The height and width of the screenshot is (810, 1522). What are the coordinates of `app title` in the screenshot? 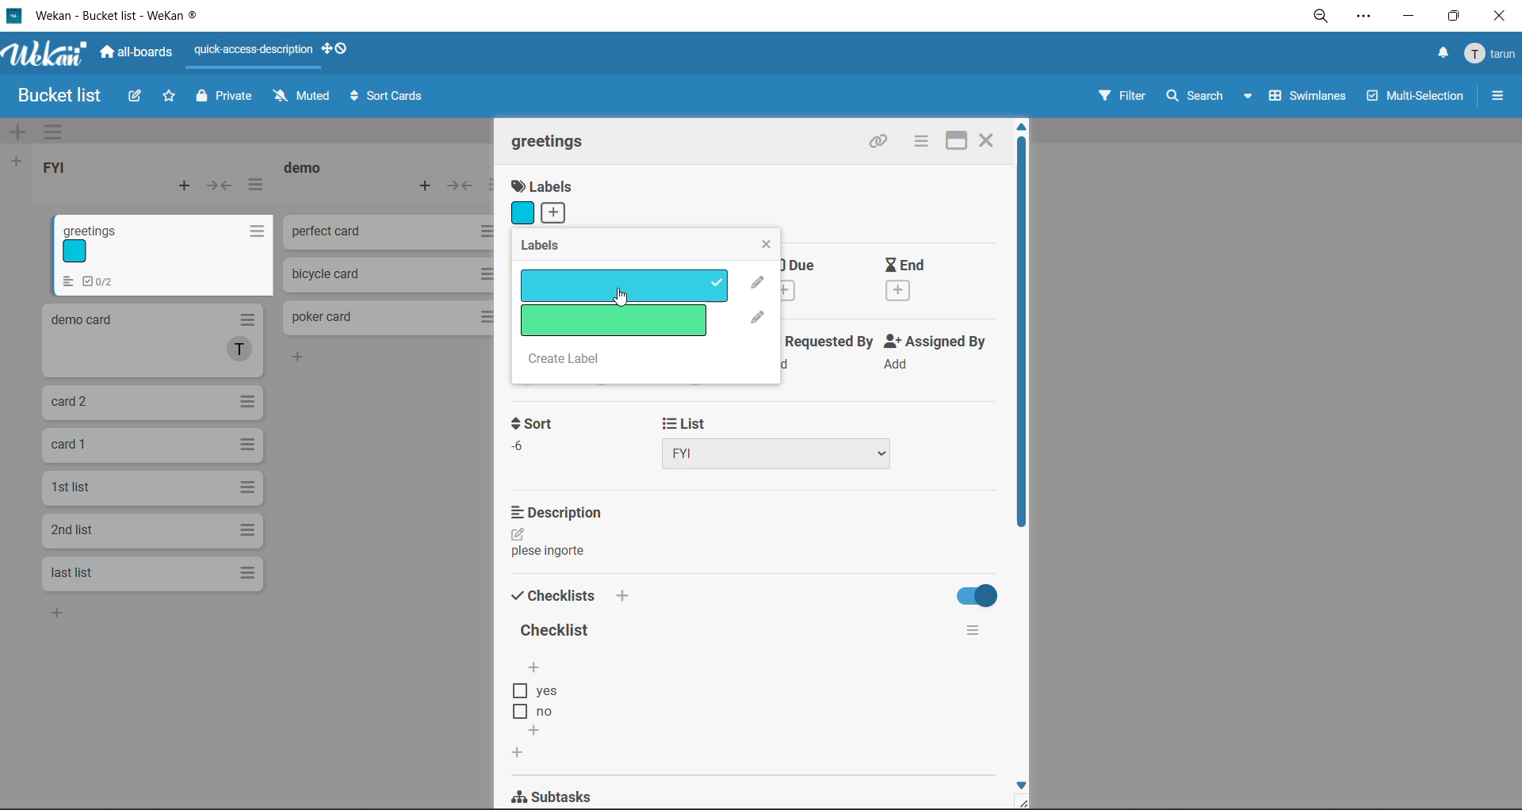 It's located at (110, 16).